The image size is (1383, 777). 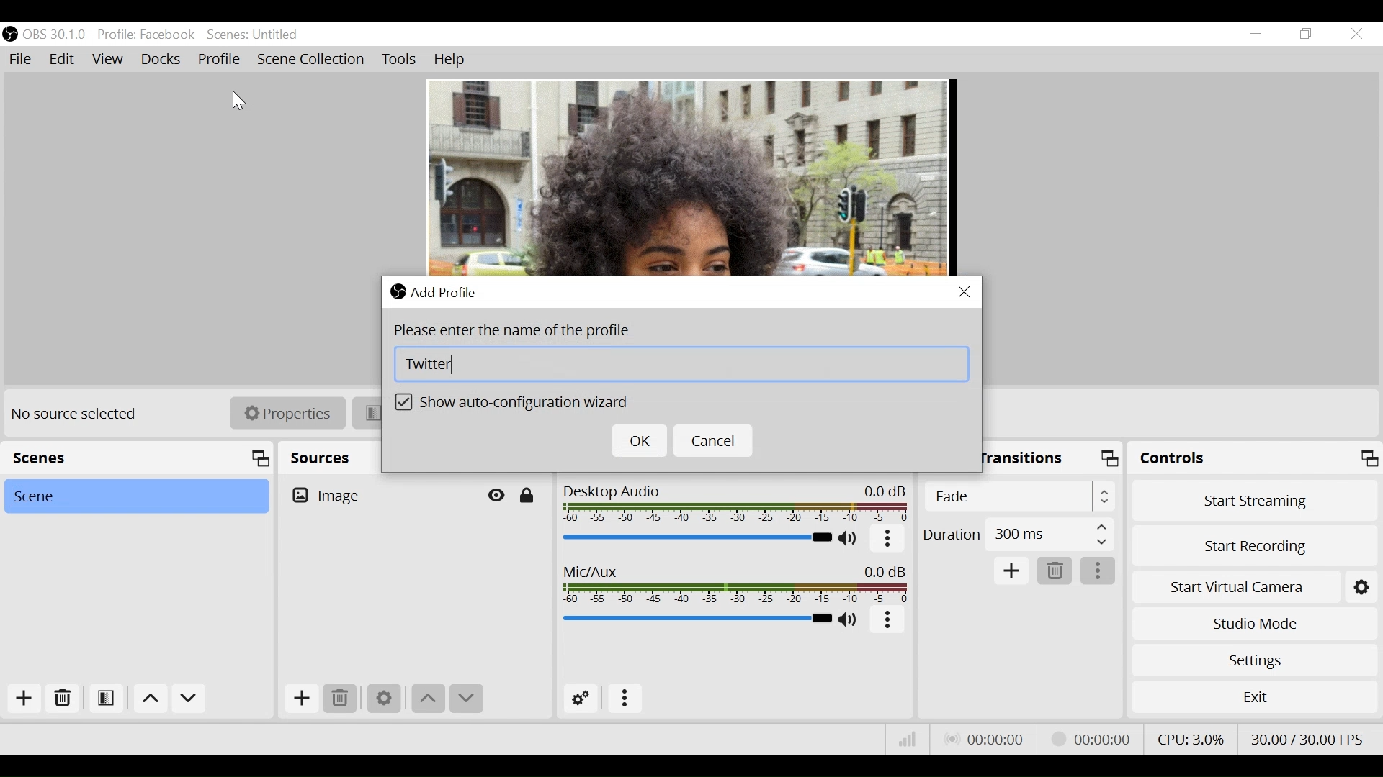 What do you see at coordinates (466, 699) in the screenshot?
I see `Move down` at bounding box center [466, 699].